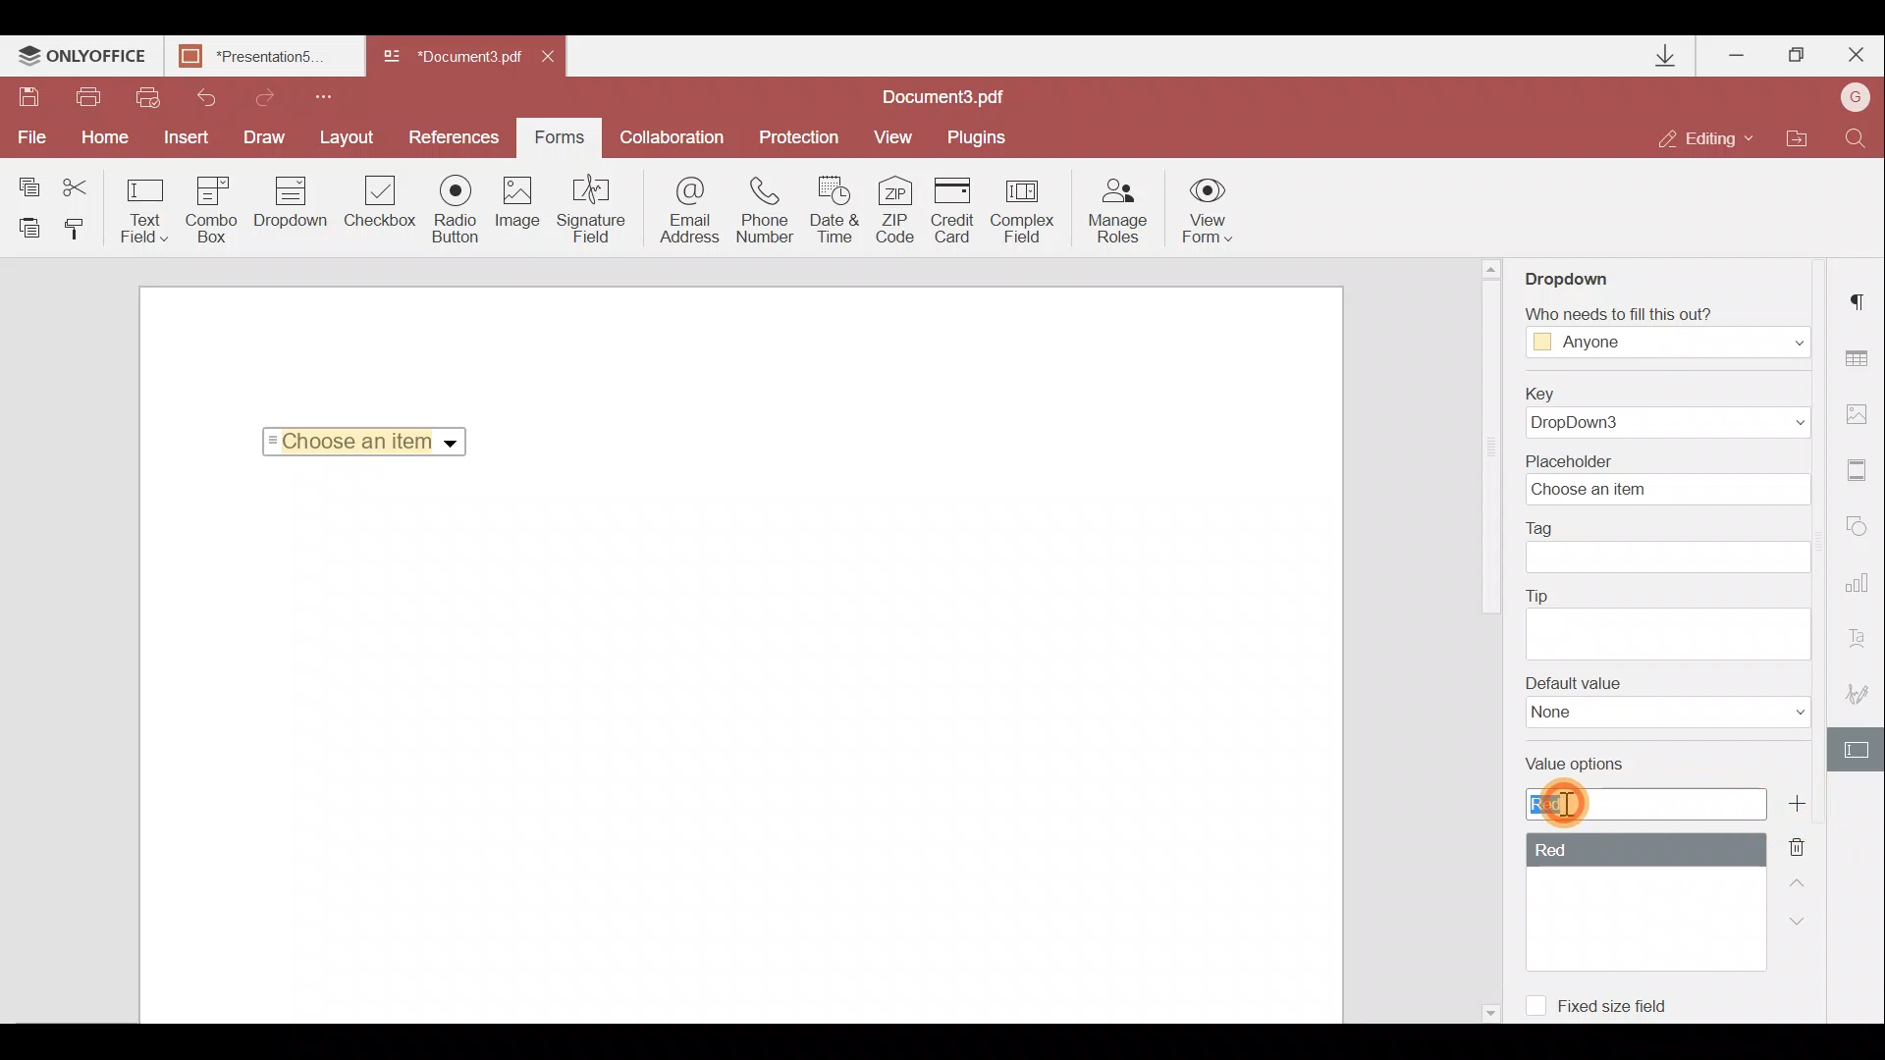 This screenshot has width=1885, height=1060. I want to click on Complex field, so click(1024, 209).